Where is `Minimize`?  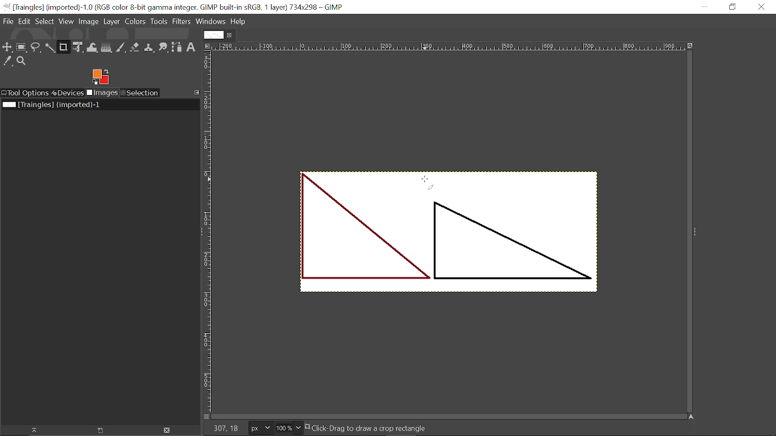
Minimize is located at coordinates (709, 7).